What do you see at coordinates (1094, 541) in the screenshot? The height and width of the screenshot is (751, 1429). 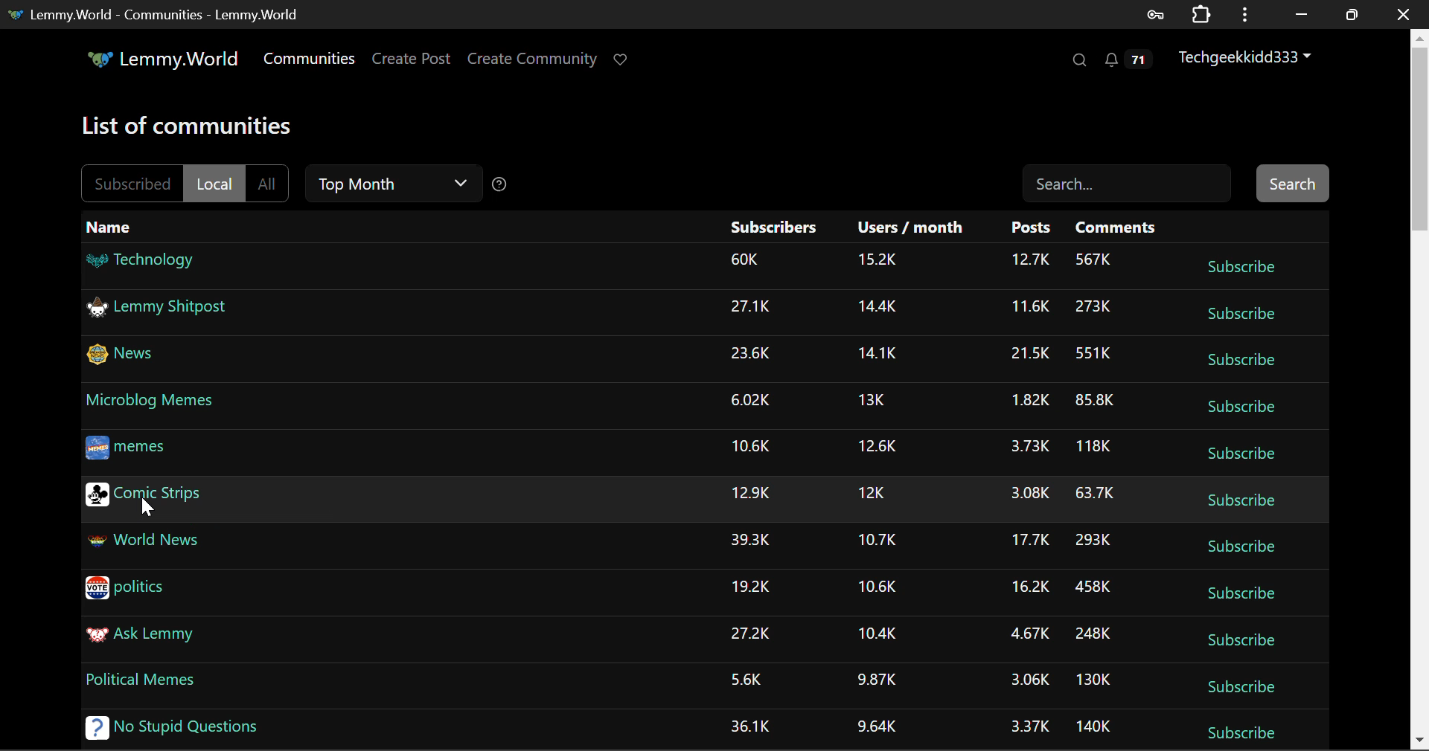 I see `293K` at bounding box center [1094, 541].